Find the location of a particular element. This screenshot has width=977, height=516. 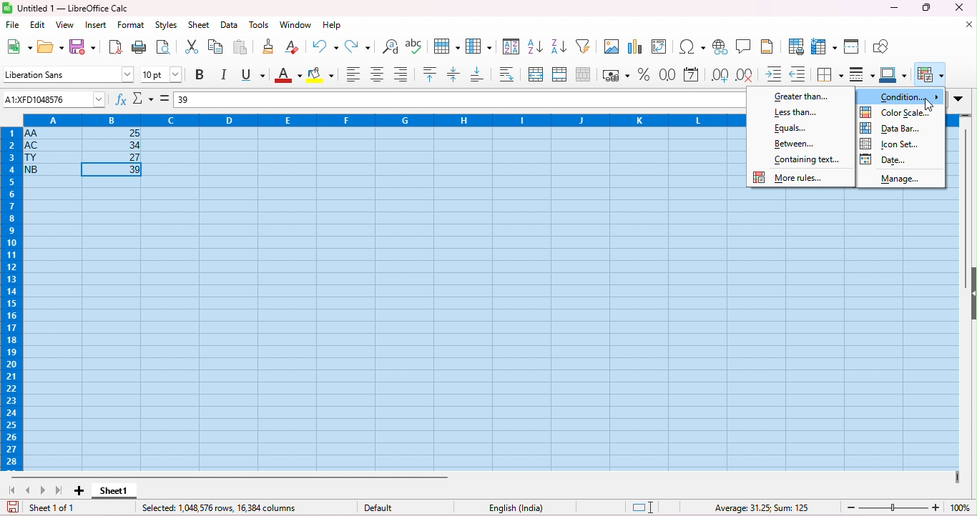

drag to view rows is located at coordinates (966, 116).